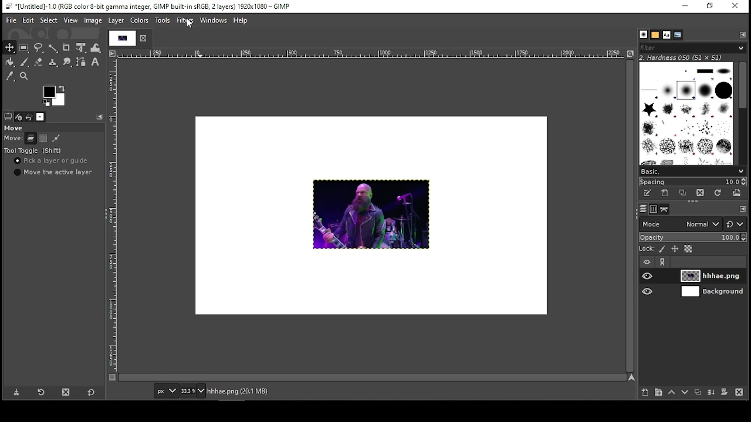  What do you see at coordinates (54, 63) in the screenshot?
I see `heal tool` at bounding box center [54, 63].